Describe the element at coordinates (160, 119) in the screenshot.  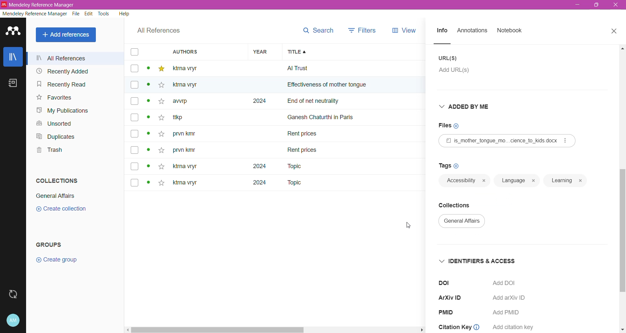
I see `star` at that location.